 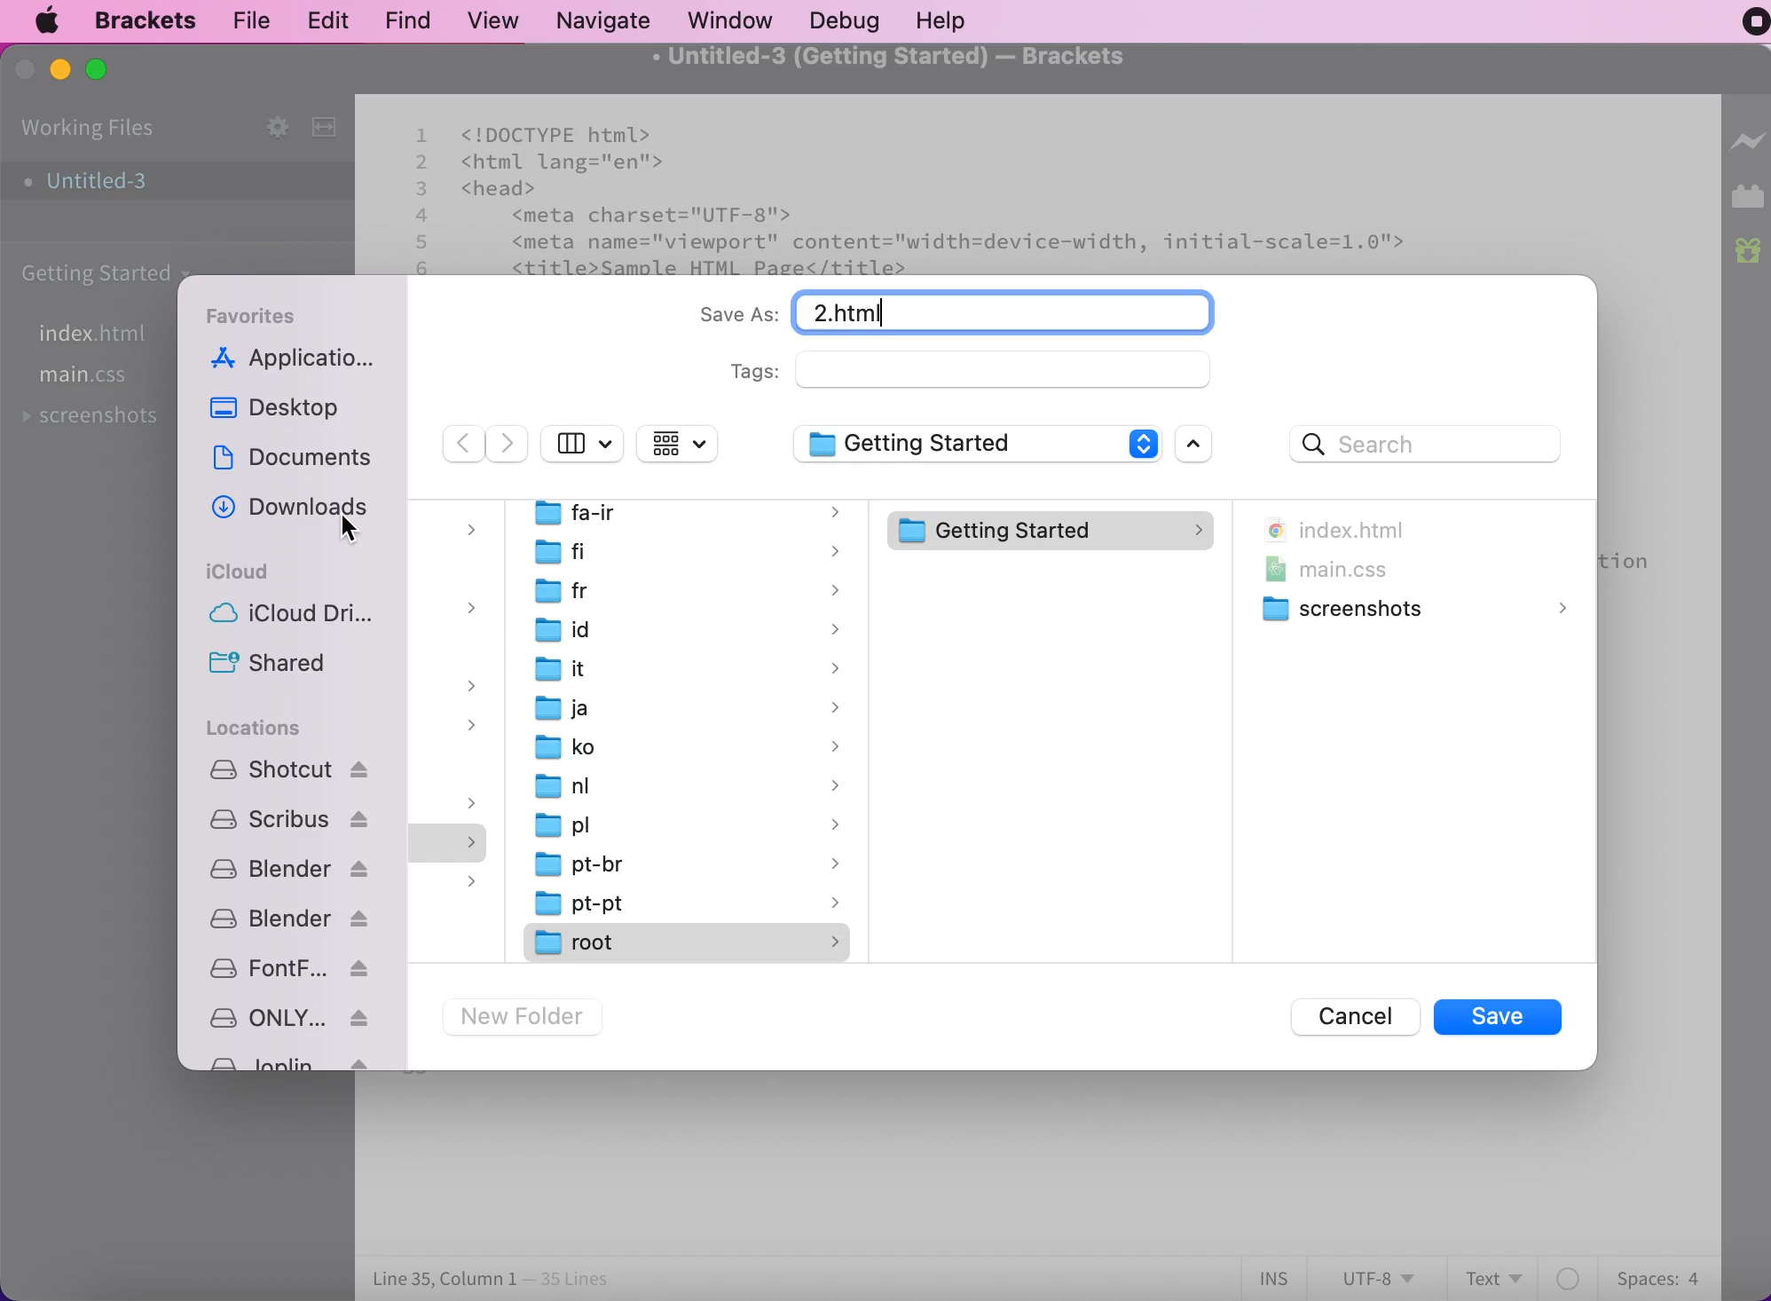 What do you see at coordinates (349, 530) in the screenshot?
I see `cursor` at bounding box center [349, 530].